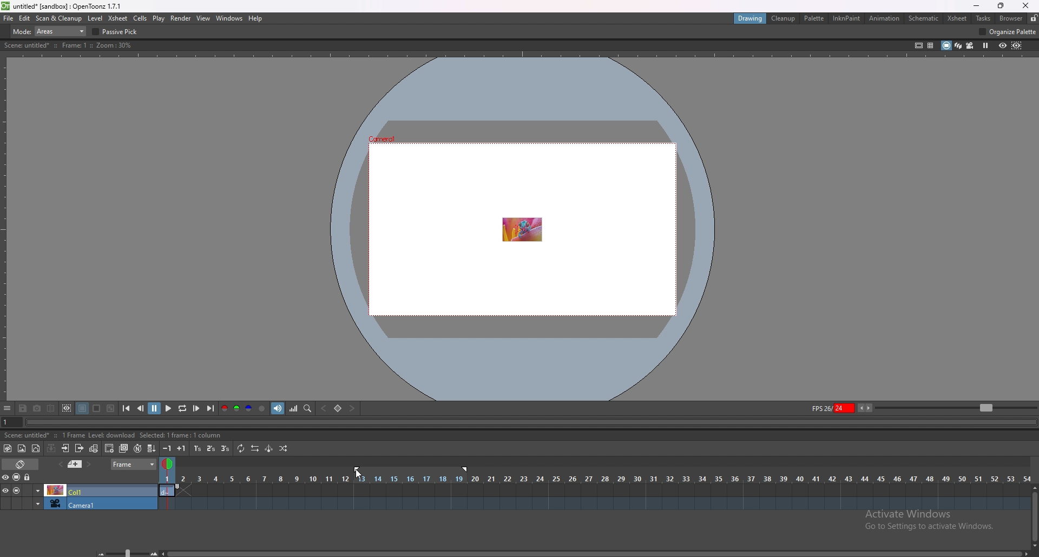 The image size is (1039, 557). I want to click on options, so click(8, 409).